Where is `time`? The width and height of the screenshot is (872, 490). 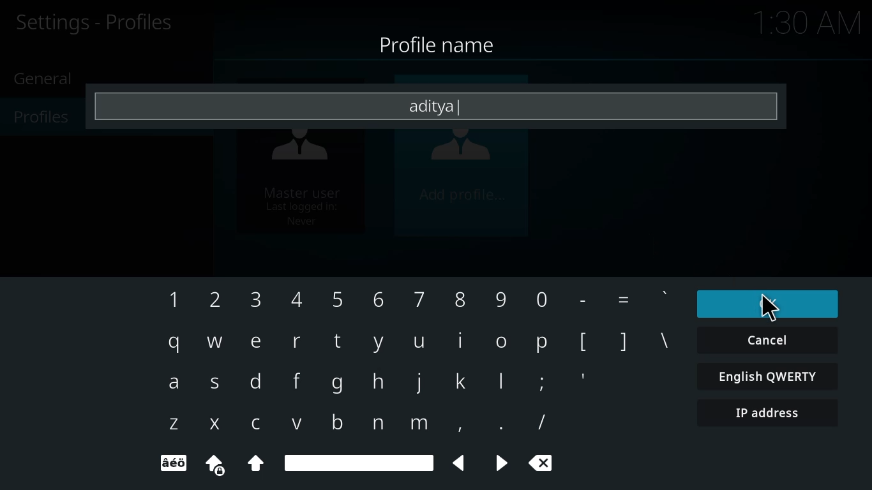
time is located at coordinates (813, 22).